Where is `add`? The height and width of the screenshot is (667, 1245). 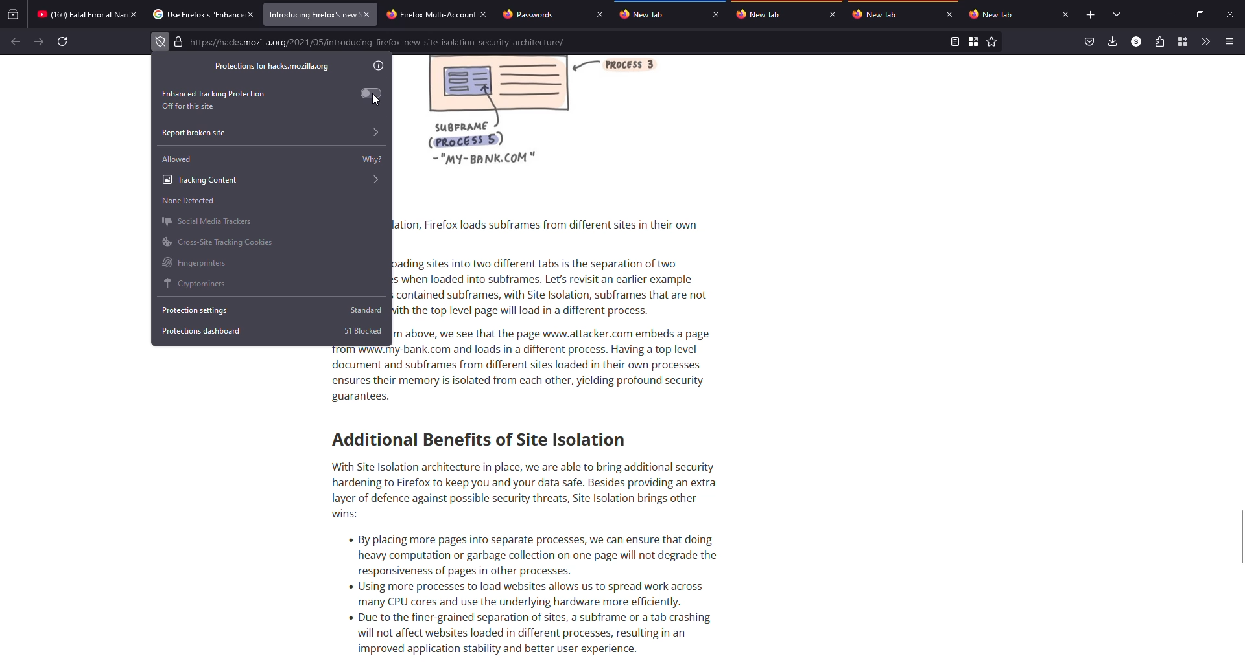
add is located at coordinates (1091, 15).